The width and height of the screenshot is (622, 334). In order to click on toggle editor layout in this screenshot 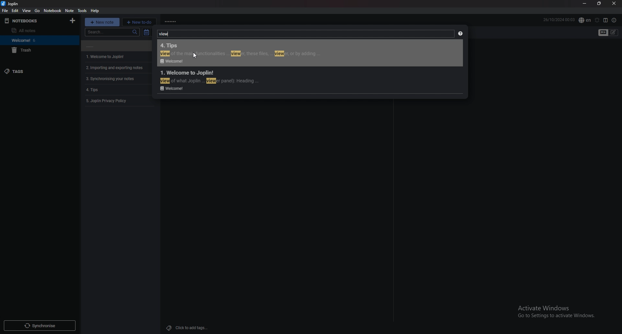, I will do `click(606, 20)`.